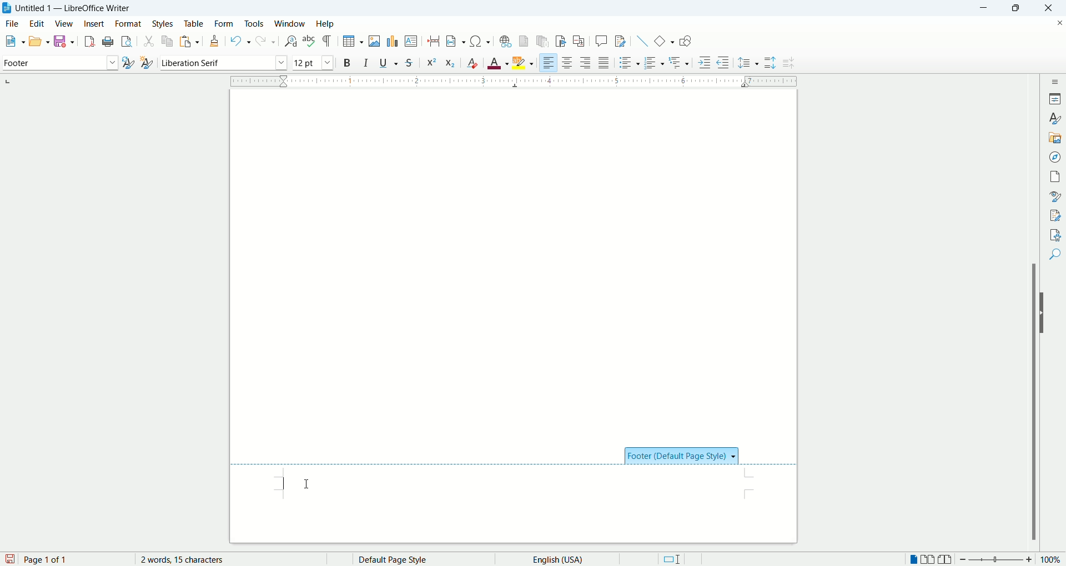 The image size is (1066, 566). What do you see at coordinates (524, 63) in the screenshot?
I see `text highlighting` at bounding box center [524, 63].